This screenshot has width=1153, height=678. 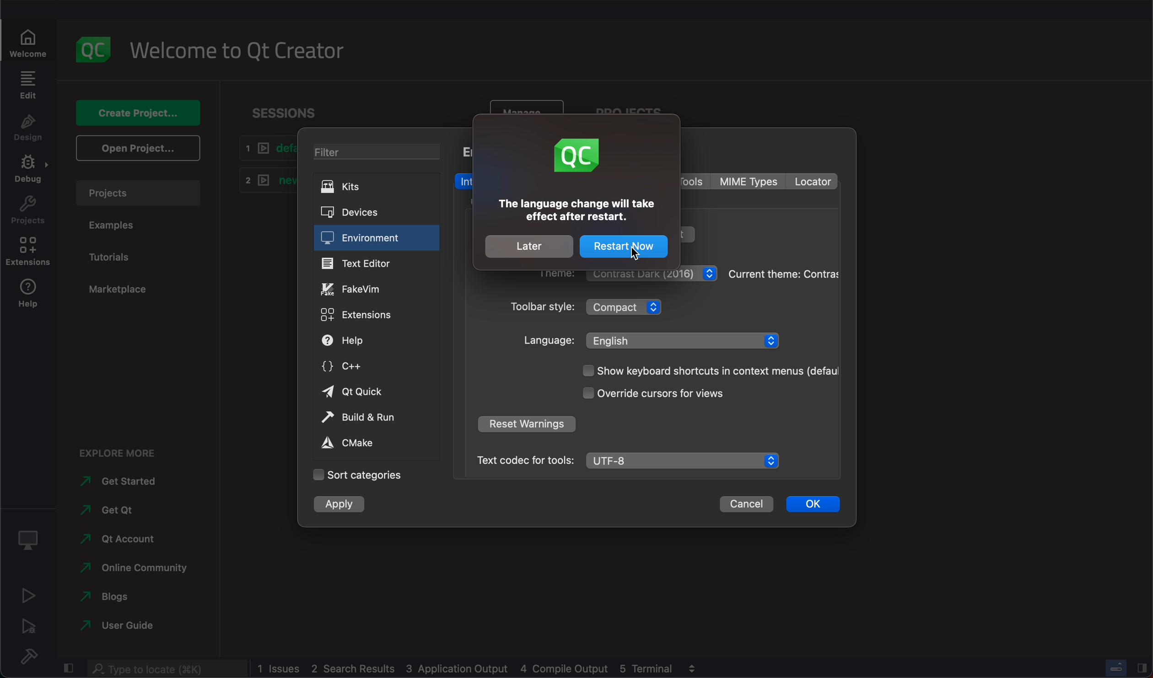 What do you see at coordinates (784, 274) in the screenshot?
I see `theme` at bounding box center [784, 274].